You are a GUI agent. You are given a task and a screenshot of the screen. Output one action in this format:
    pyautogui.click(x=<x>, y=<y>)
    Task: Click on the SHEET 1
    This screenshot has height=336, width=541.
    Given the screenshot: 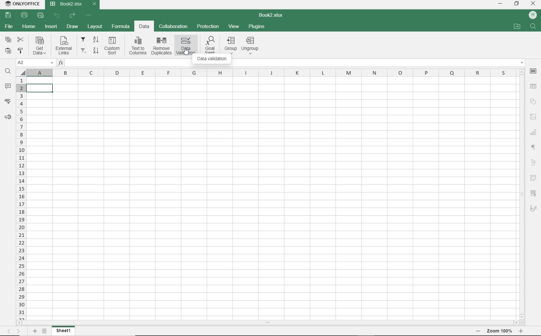 What is the action you would take?
    pyautogui.click(x=64, y=331)
    